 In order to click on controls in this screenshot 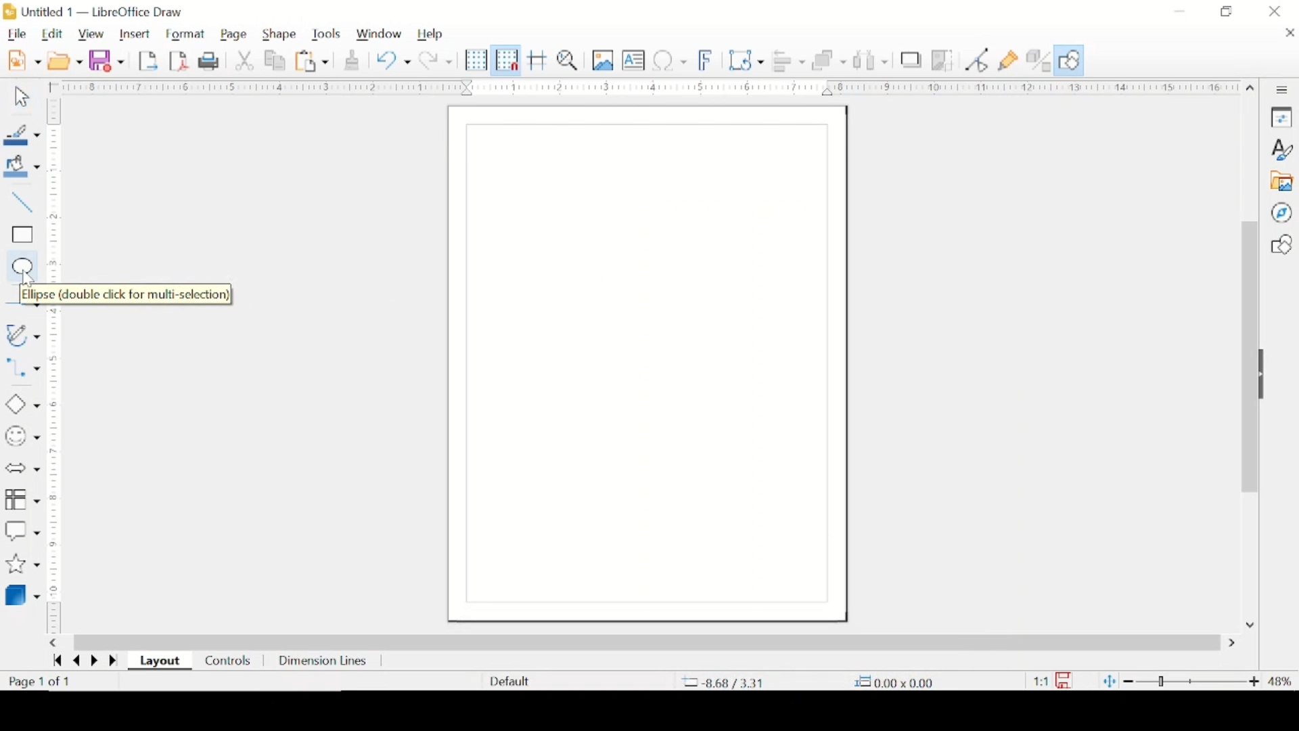, I will do `click(229, 660)`.